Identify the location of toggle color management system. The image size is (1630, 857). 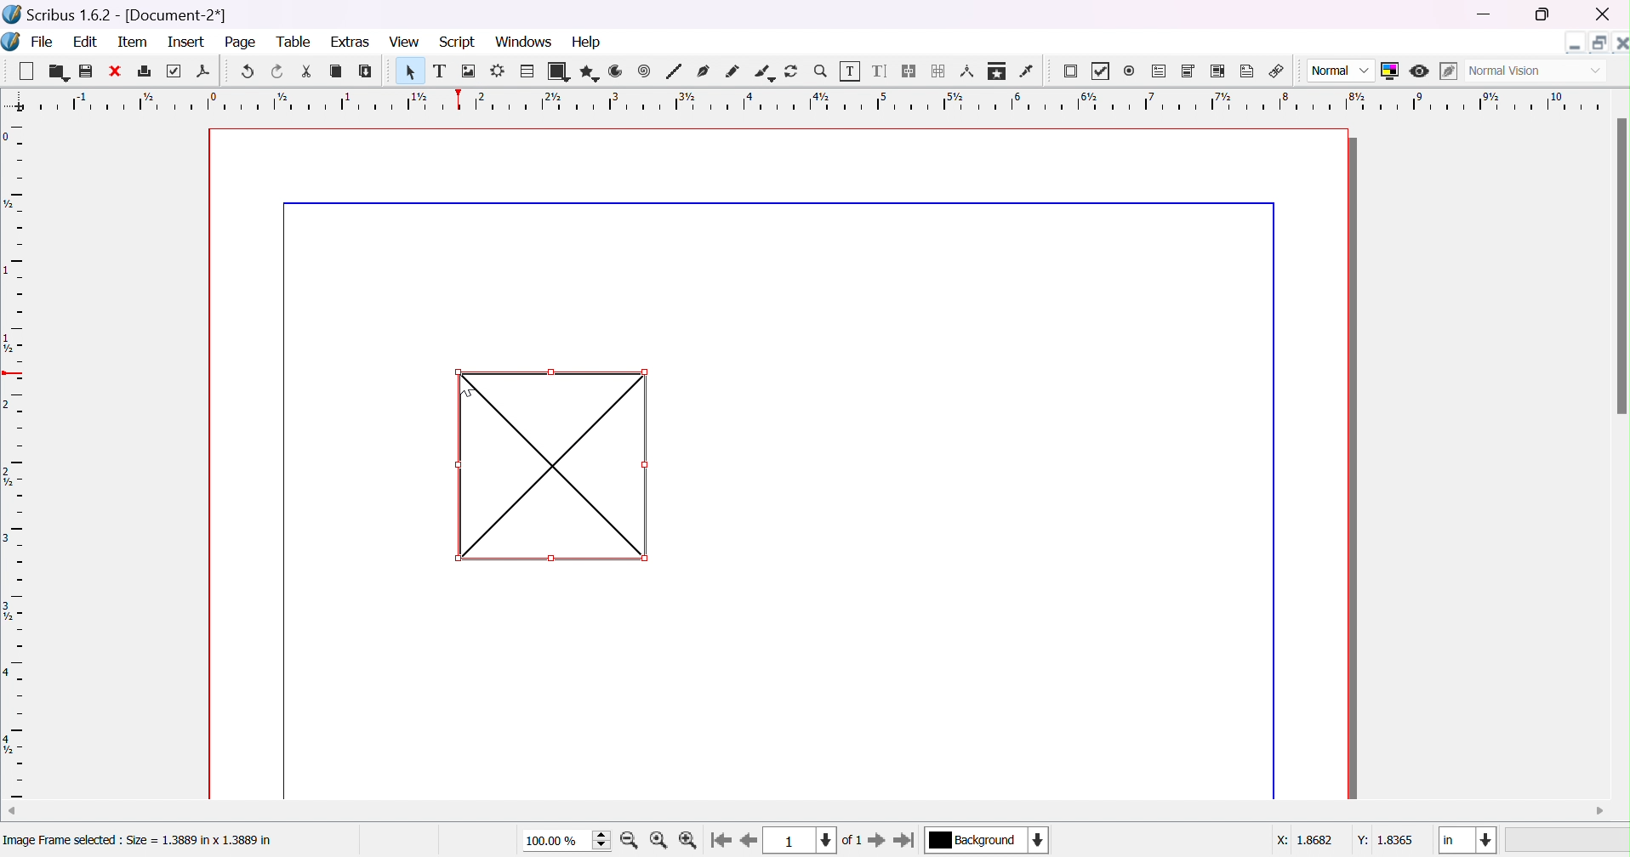
(1391, 71).